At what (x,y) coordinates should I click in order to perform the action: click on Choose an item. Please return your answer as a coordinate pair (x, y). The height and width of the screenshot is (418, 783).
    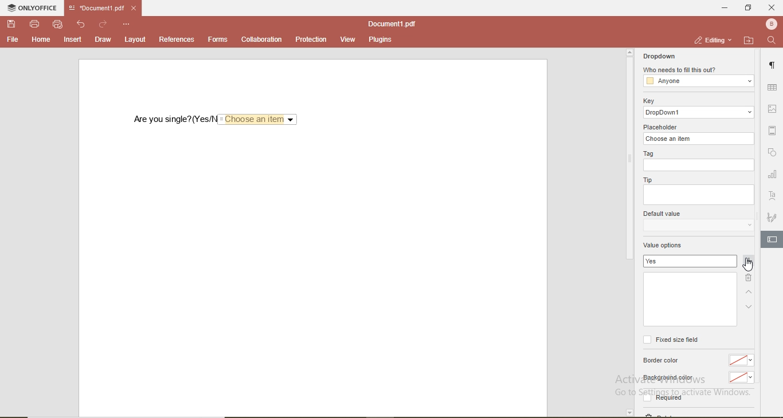
    Looking at the image, I should click on (256, 120).